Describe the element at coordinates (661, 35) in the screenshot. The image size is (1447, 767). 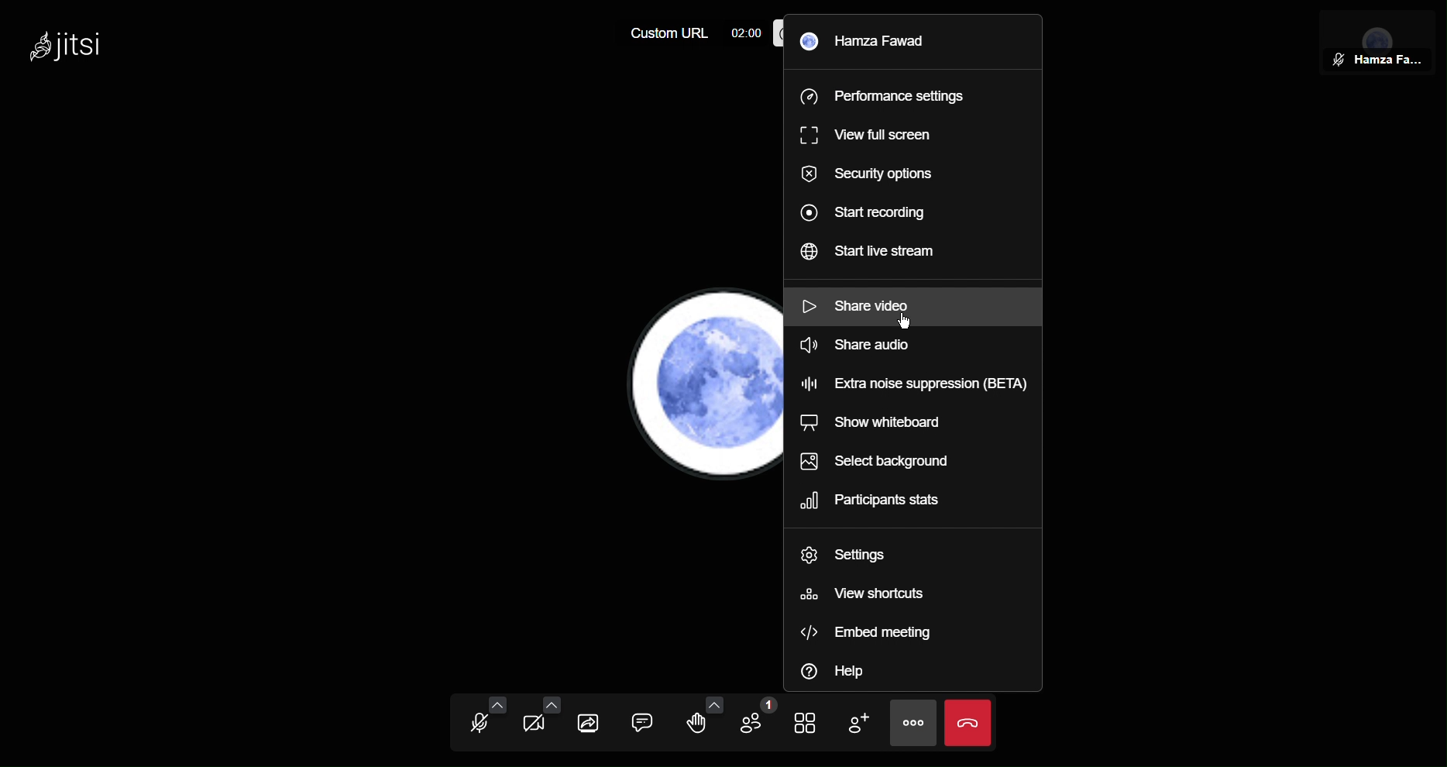
I see `Custom URL` at that location.